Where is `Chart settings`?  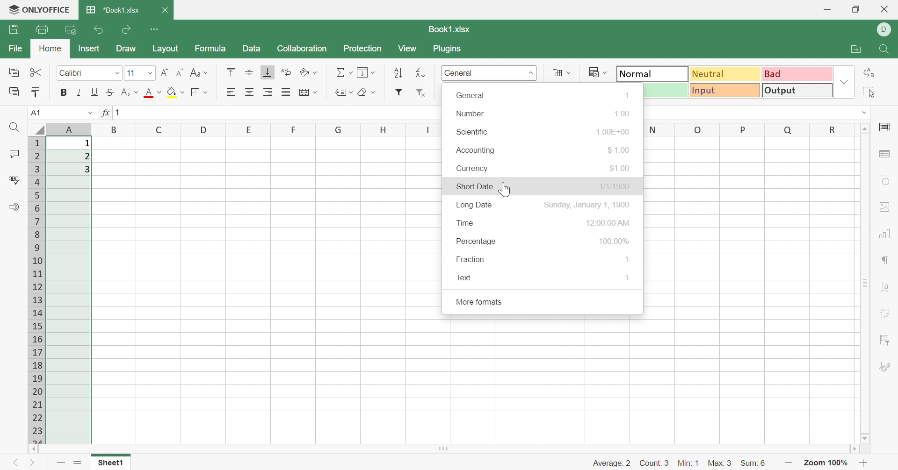 Chart settings is located at coordinates (888, 235).